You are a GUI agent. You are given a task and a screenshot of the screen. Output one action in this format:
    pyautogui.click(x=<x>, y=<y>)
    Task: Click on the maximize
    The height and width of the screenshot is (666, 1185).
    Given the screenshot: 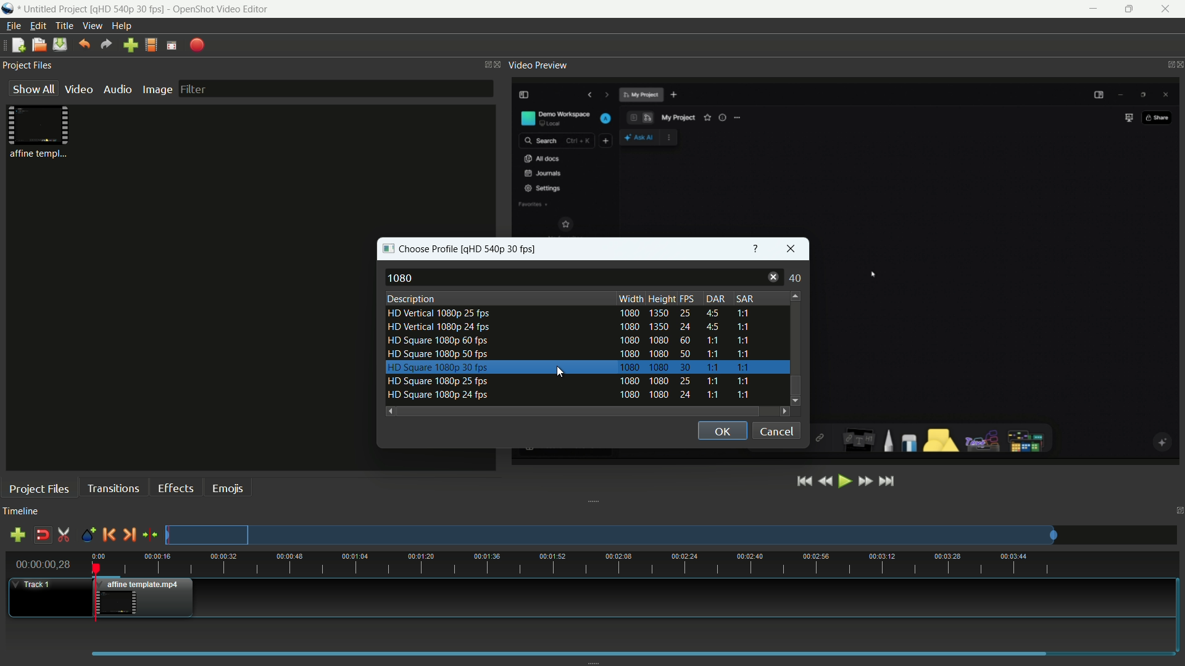 What is the action you would take?
    pyautogui.click(x=1132, y=9)
    